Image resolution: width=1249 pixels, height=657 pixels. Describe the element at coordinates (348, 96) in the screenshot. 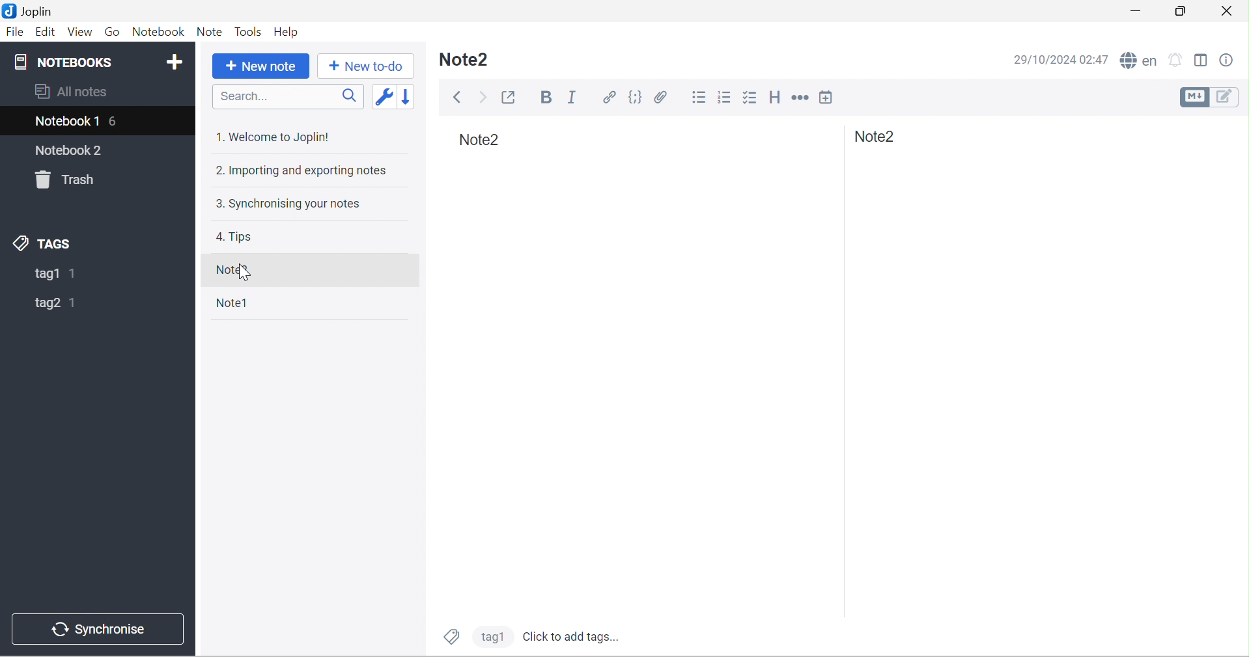

I see `Search icon` at that location.